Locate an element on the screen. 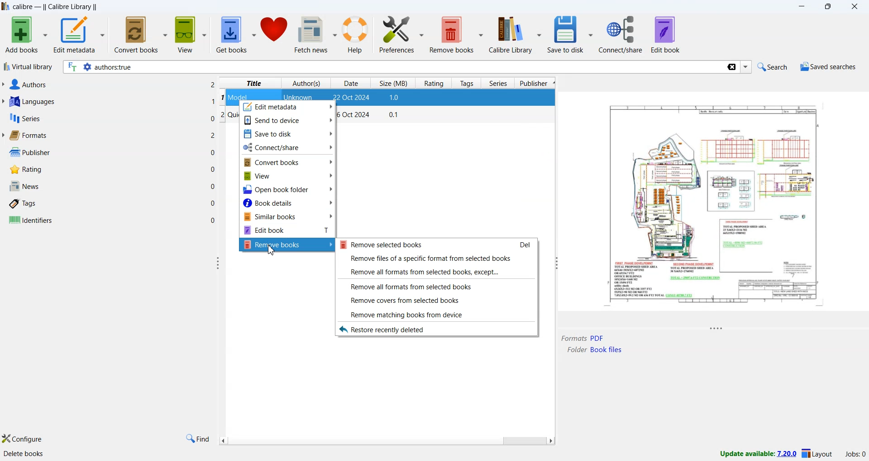 The image size is (869, 461). Similar books is located at coordinates (288, 216).